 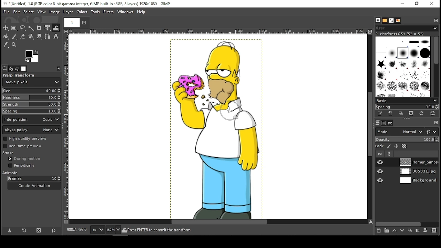 What do you see at coordinates (419, 181) in the screenshot?
I see `layer 3` at bounding box center [419, 181].